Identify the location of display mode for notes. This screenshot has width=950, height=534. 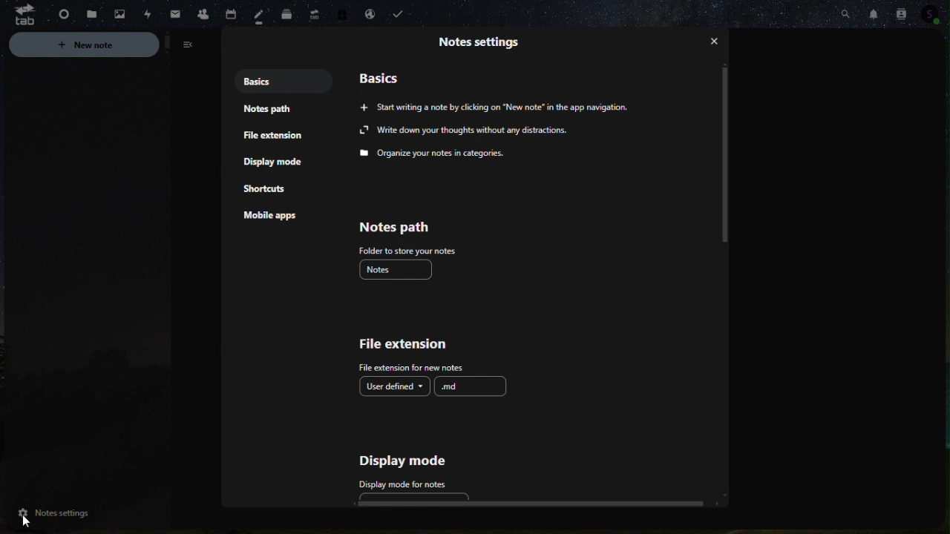
(406, 484).